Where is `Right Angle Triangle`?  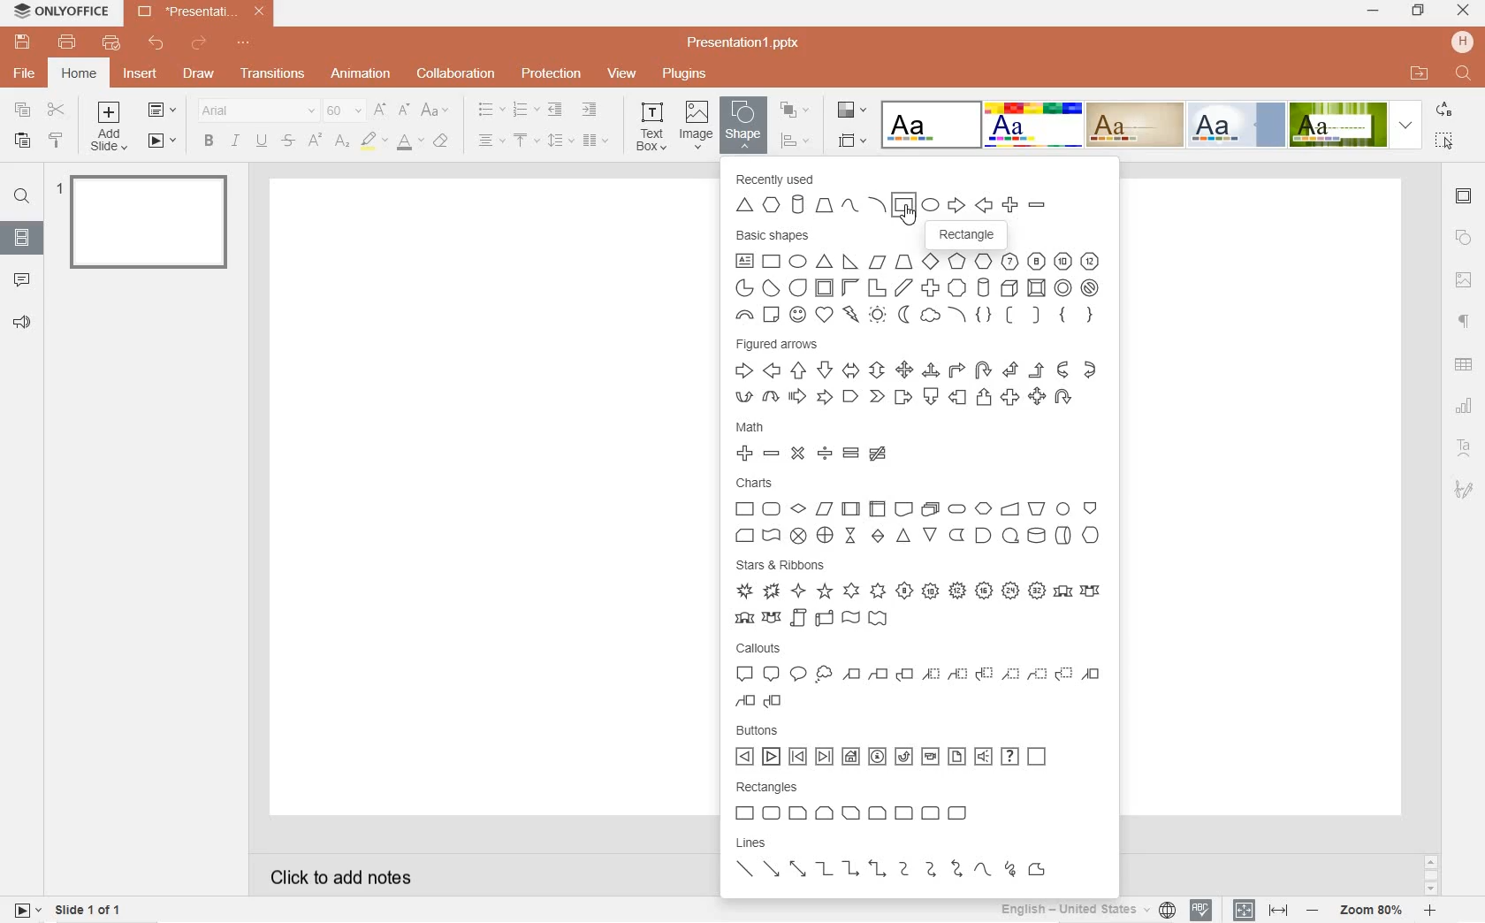
Right Angle Triangle is located at coordinates (850, 263).